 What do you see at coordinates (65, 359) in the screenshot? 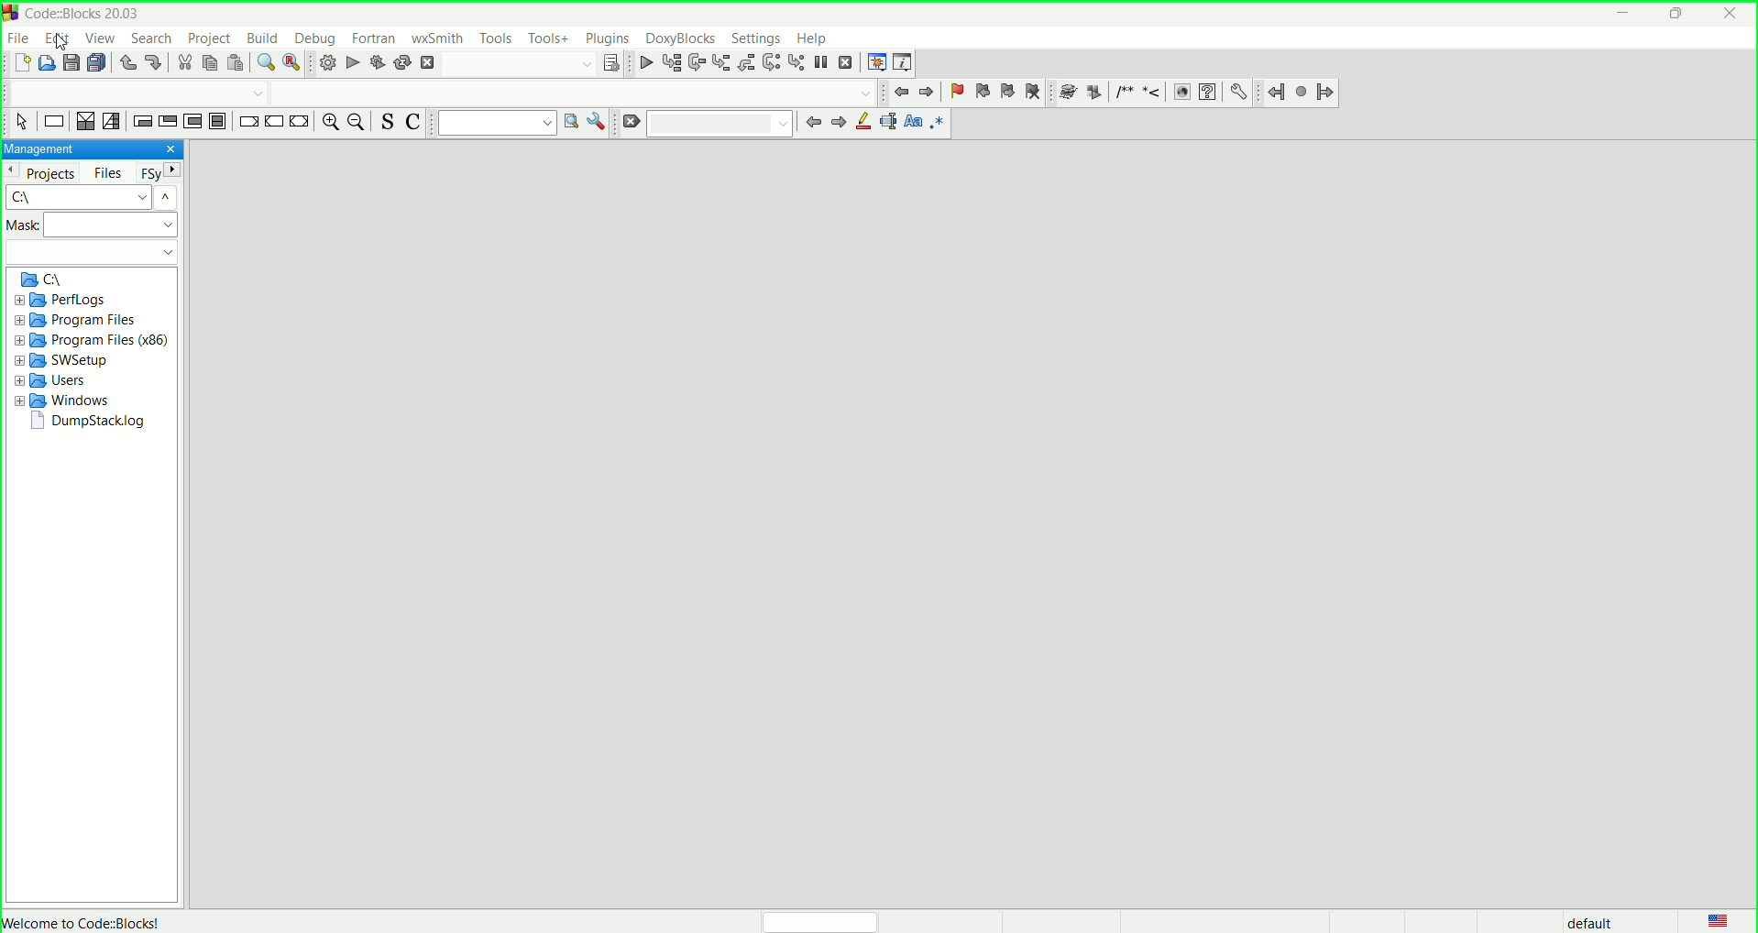
I see `SWSetup` at bounding box center [65, 359].